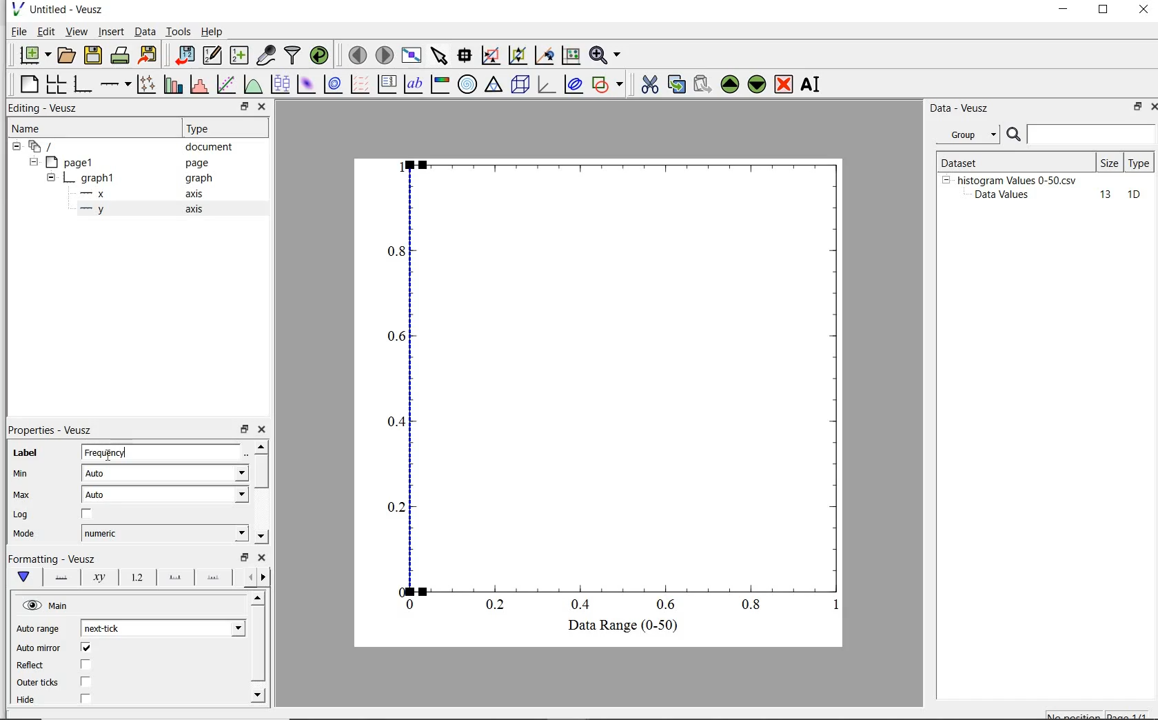 The image size is (1158, 720). I want to click on help, so click(214, 32).